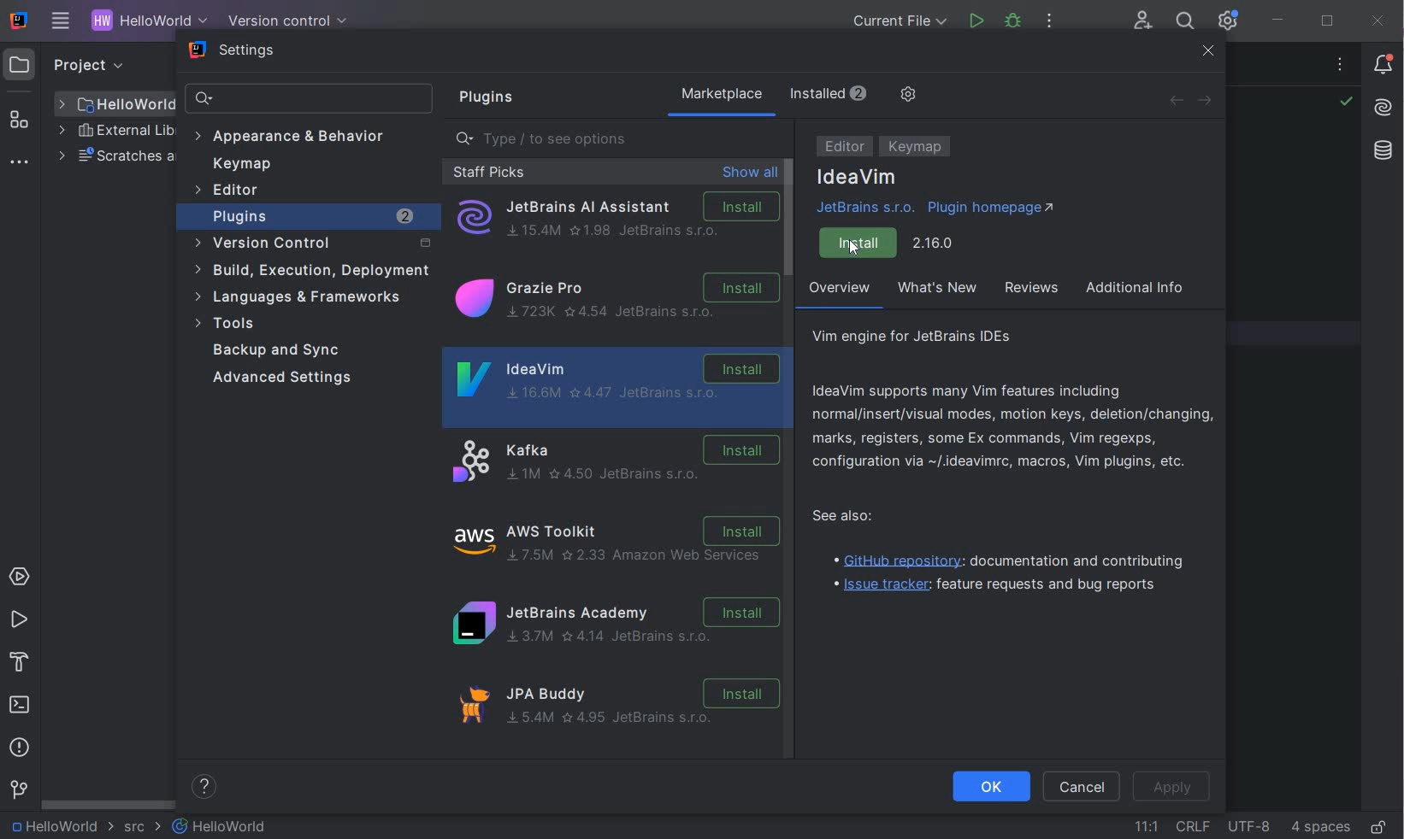  I want to click on RECENT FILES, TAB ACTIONS, AND MORE, so click(1342, 67).